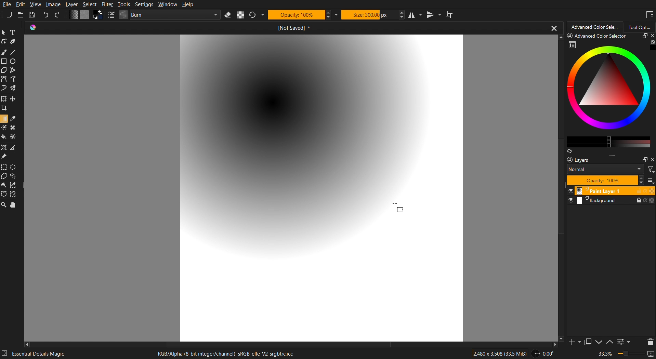 Image resolution: width=656 pixels, height=359 pixels. I want to click on Delete, so click(648, 341).